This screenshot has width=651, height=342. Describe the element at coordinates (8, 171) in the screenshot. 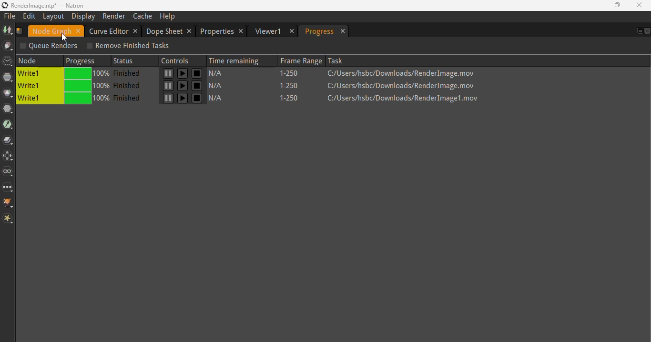

I see `views` at that location.